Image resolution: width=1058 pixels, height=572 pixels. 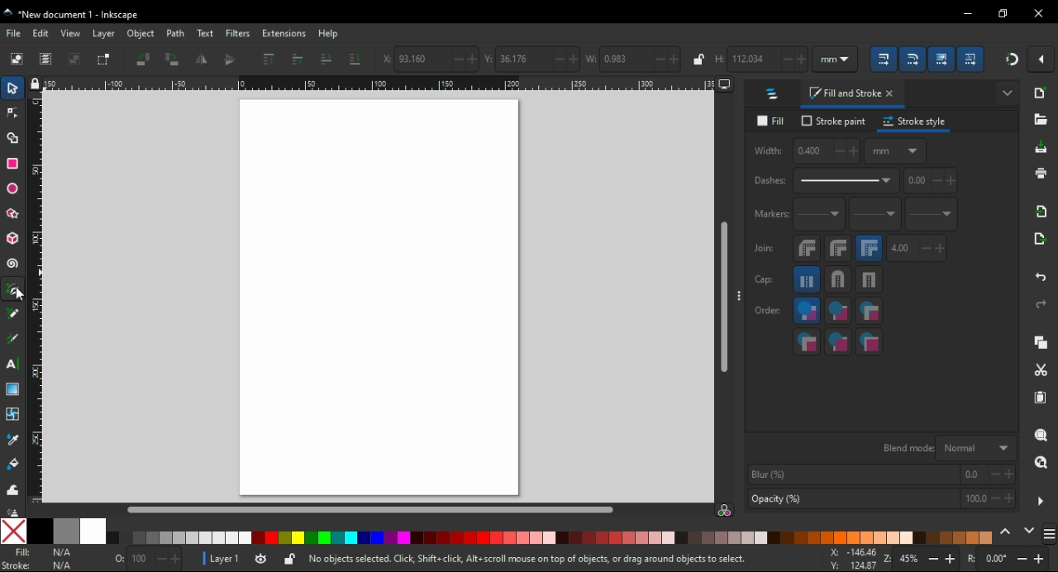 What do you see at coordinates (837, 279) in the screenshot?
I see `round` at bounding box center [837, 279].